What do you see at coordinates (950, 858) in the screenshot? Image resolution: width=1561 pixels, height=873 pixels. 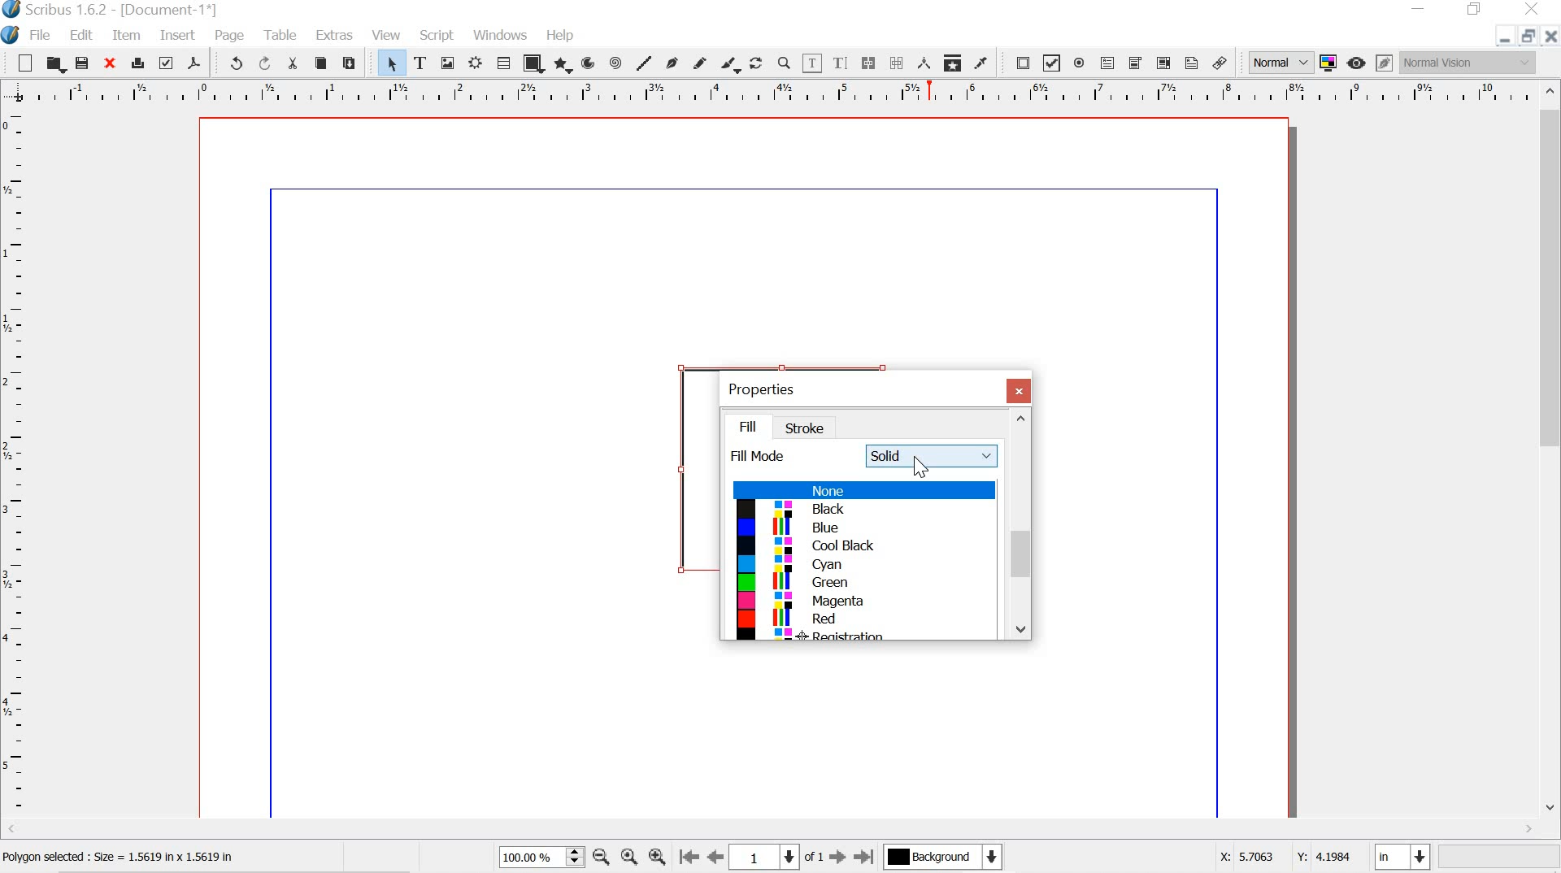 I see `background` at bounding box center [950, 858].